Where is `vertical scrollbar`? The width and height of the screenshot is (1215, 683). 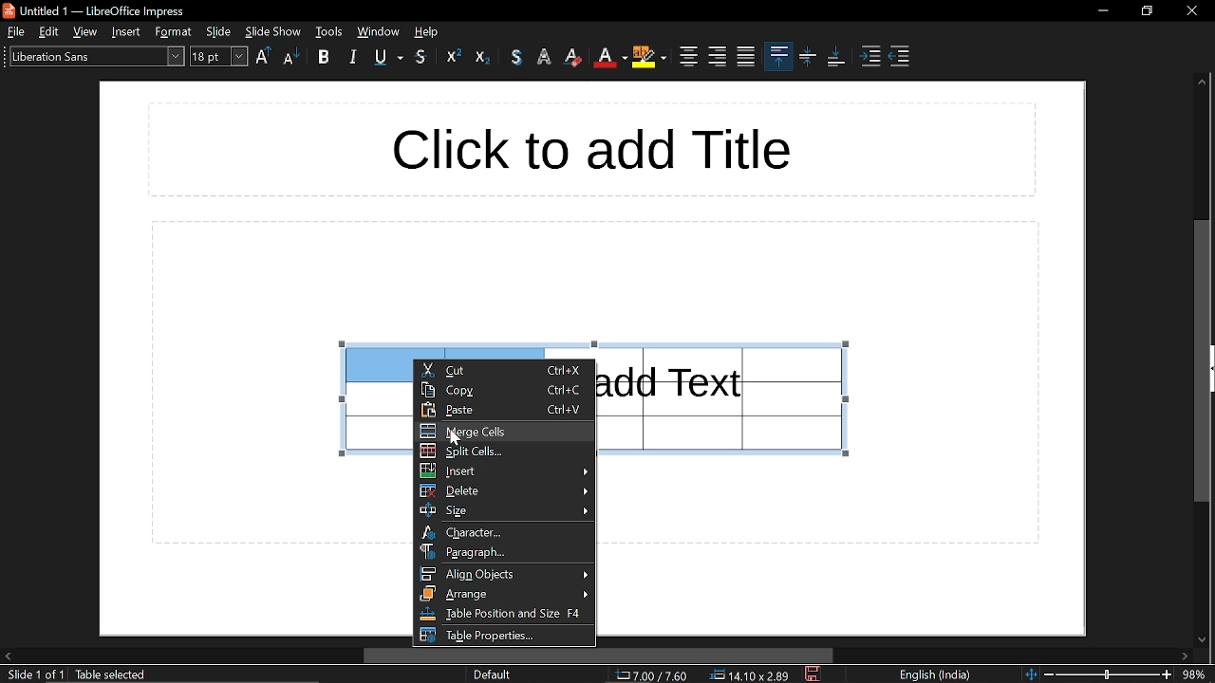
vertical scrollbar is located at coordinates (1200, 360).